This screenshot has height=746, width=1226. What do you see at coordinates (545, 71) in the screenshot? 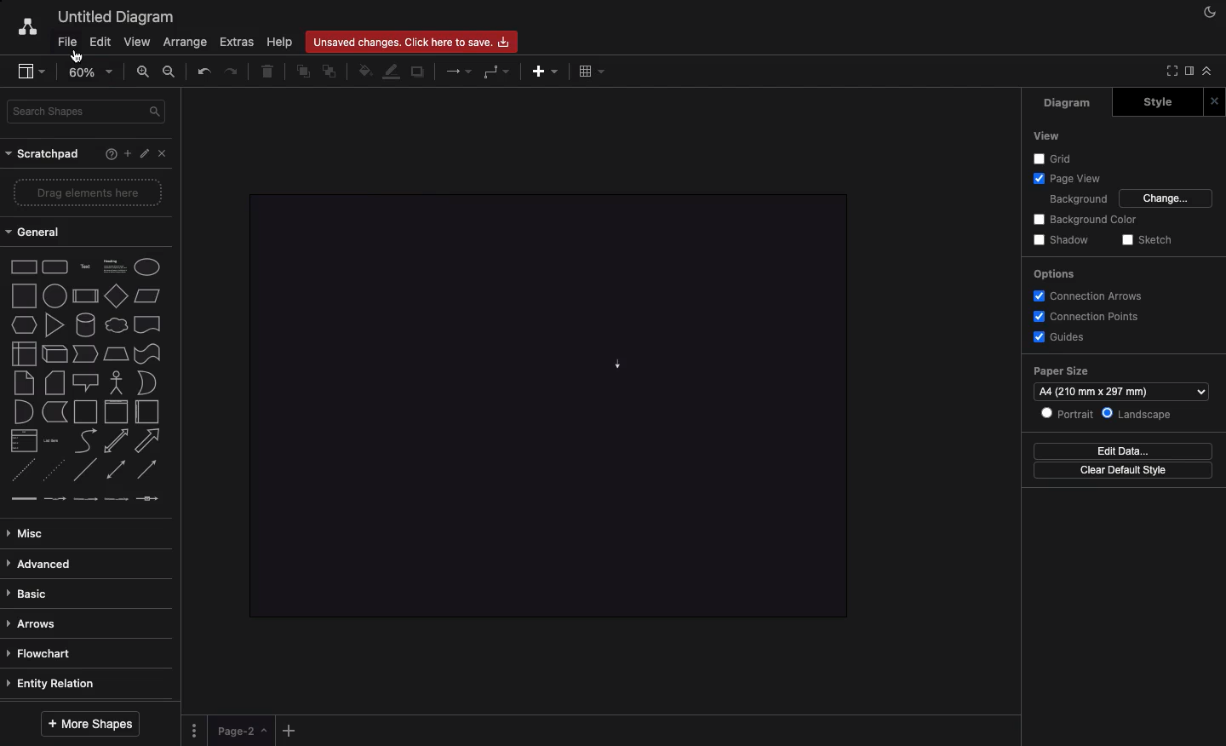
I see `Add` at bounding box center [545, 71].